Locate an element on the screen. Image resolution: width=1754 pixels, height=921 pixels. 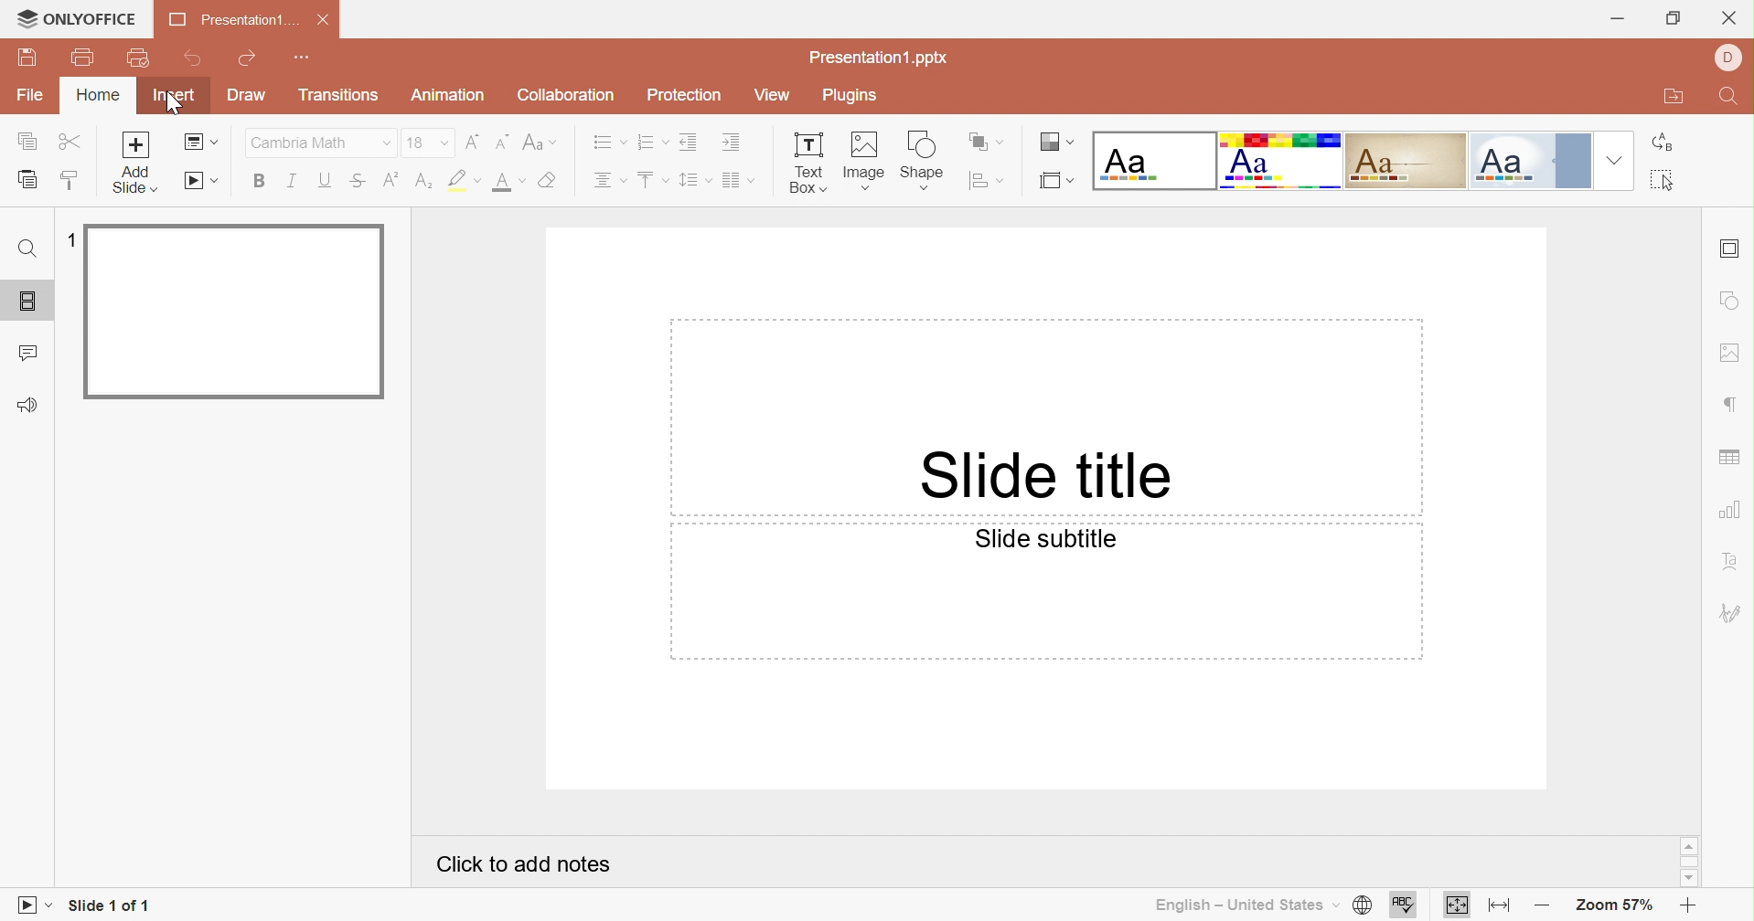
Feedback and support is located at coordinates (31, 404).